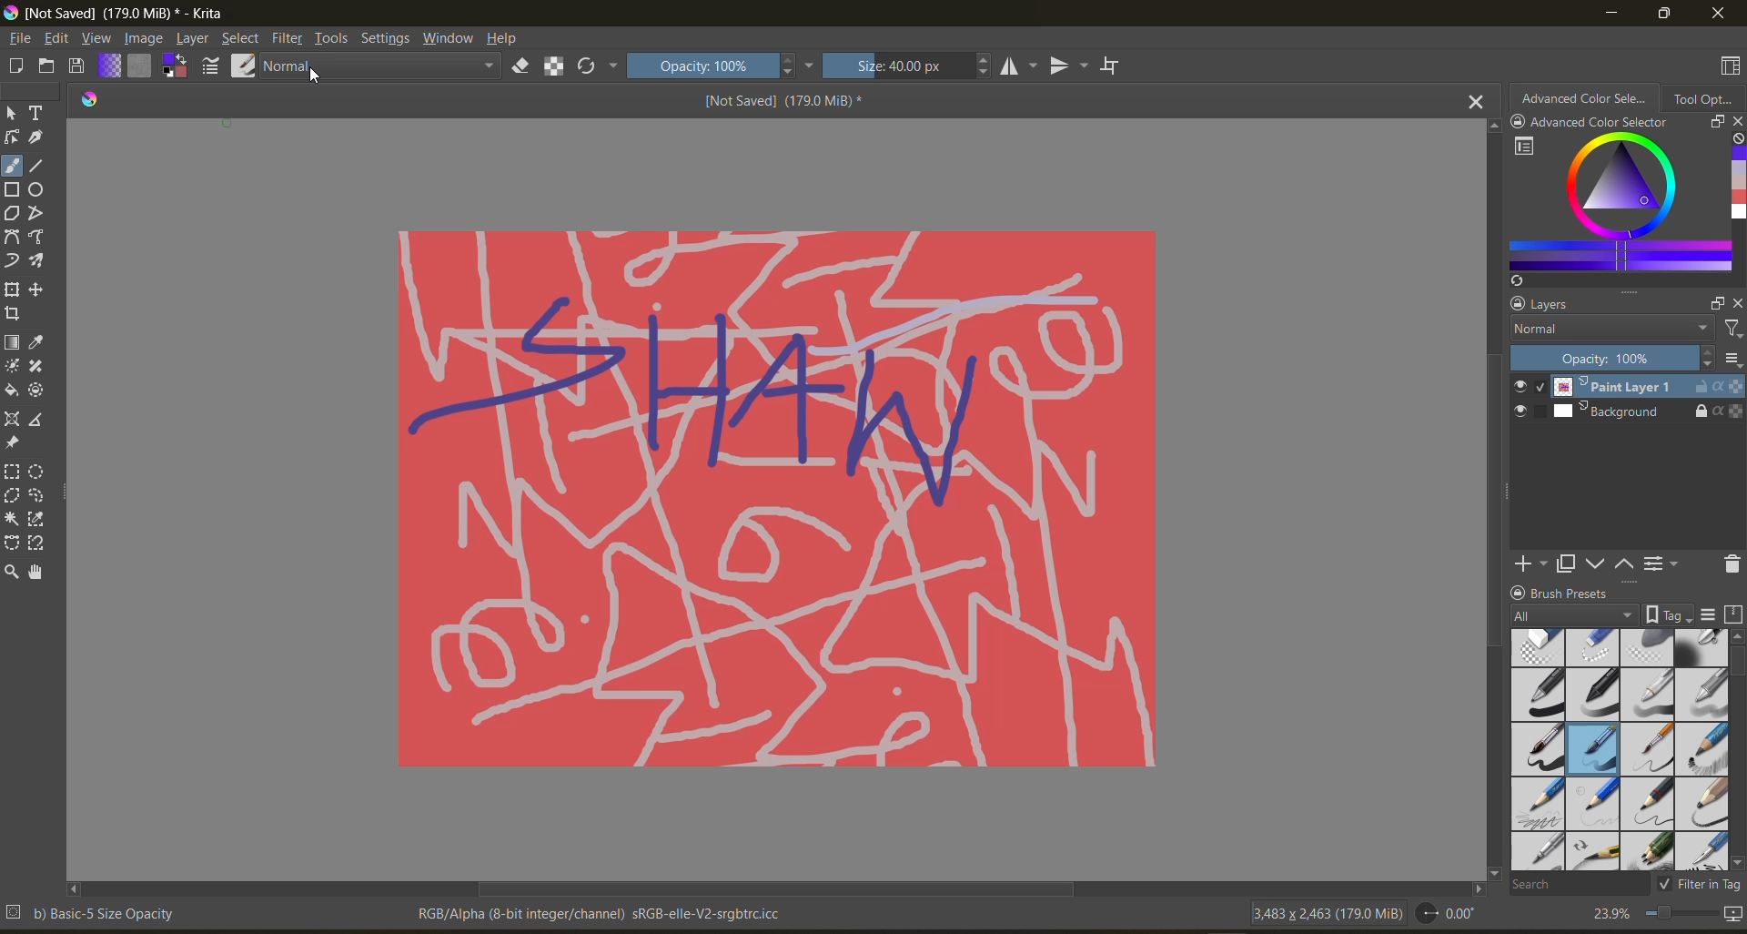 This screenshot has height=934, width=1747. What do you see at coordinates (1600, 564) in the screenshot?
I see `mask down` at bounding box center [1600, 564].